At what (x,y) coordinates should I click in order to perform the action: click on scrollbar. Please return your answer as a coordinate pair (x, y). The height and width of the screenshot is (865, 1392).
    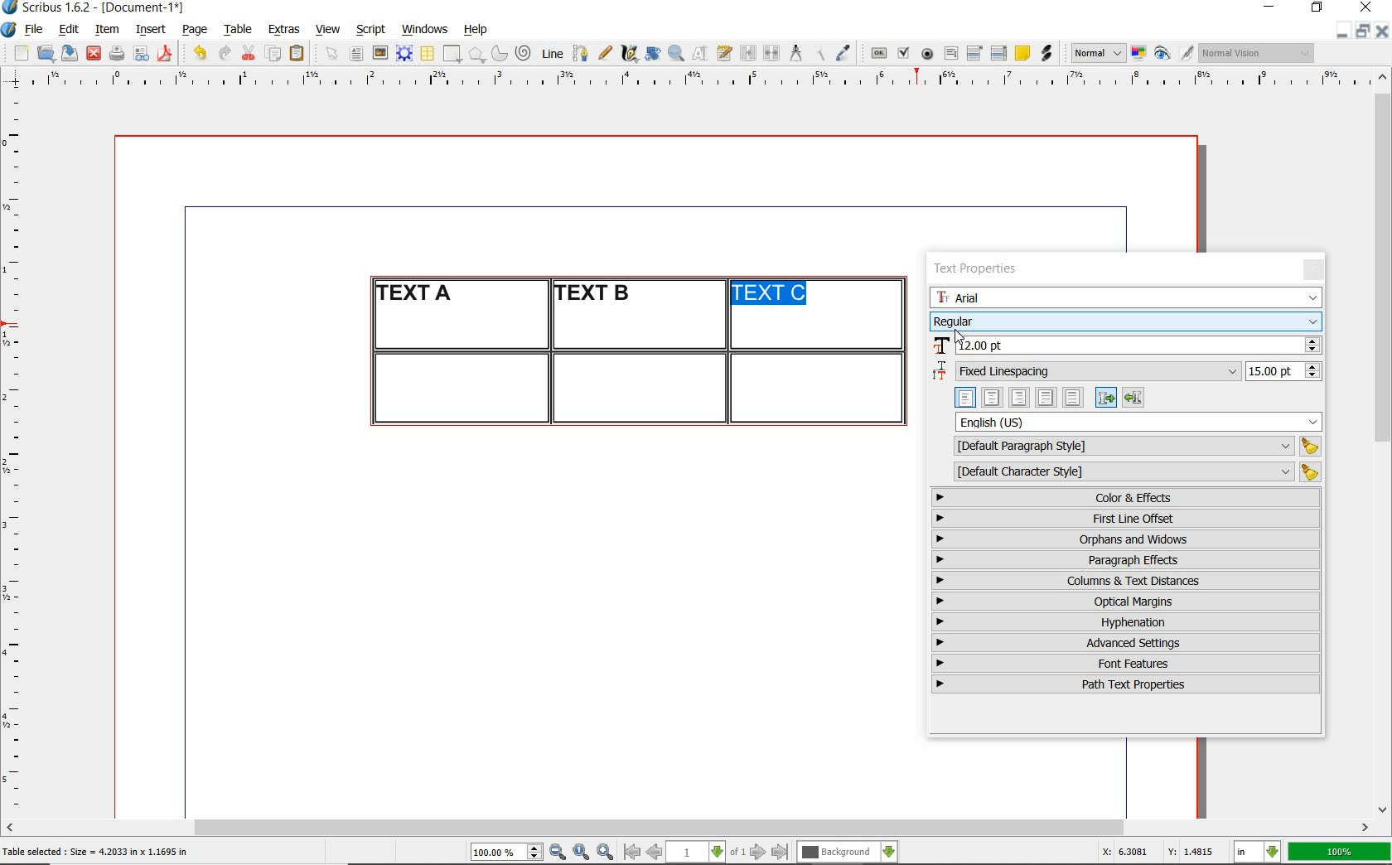
    Looking at the image, I should click on (688, 829).